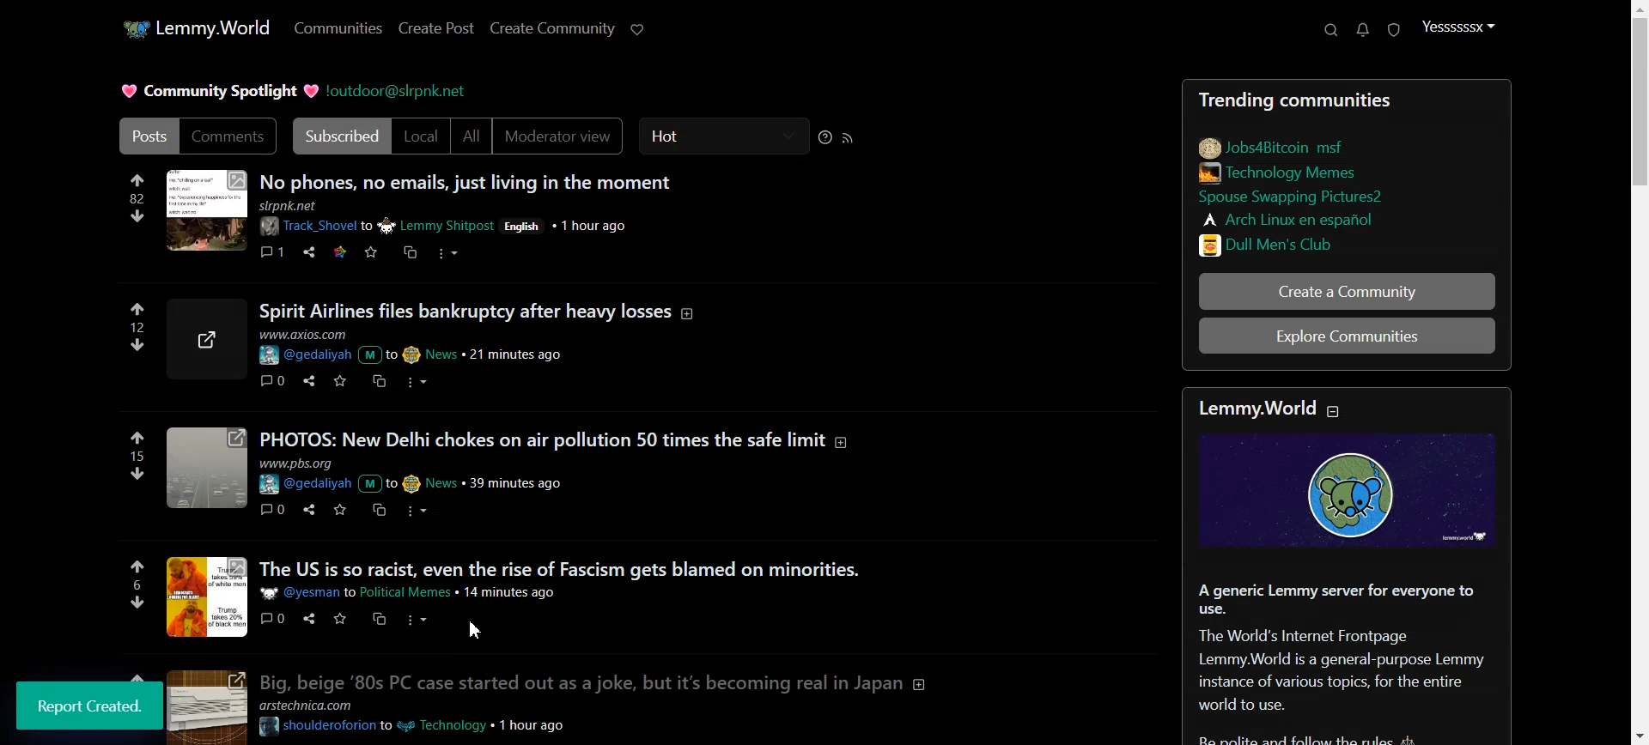 This screenshot has width=1649, height=745. I want to click on save, so click(338, 380).